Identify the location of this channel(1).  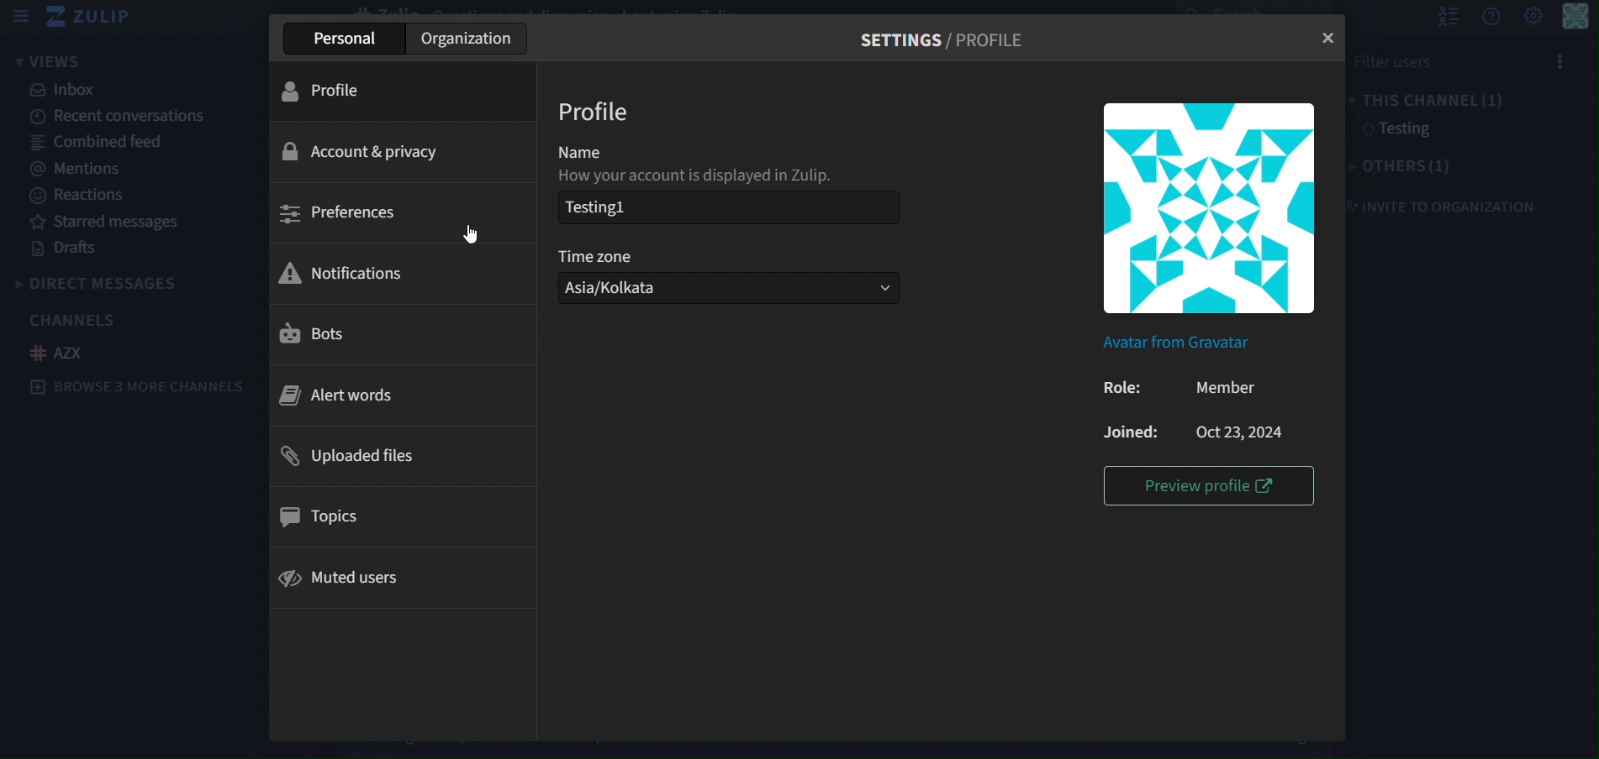
(1434, 98).